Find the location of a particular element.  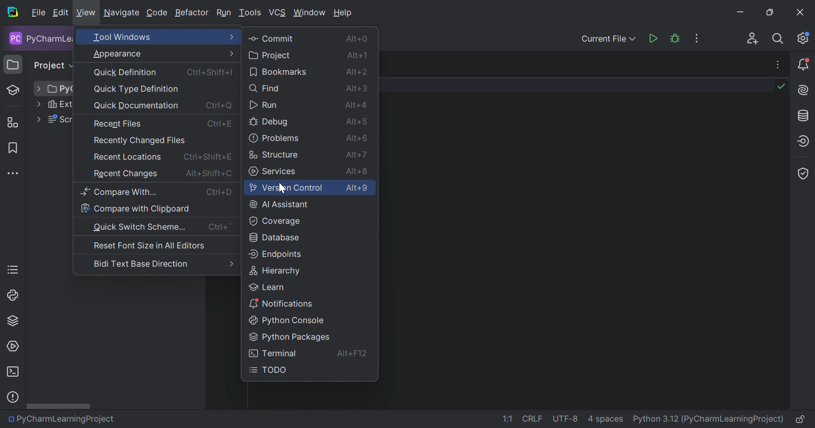

Bidi Text Base Direction is located at coordinates (141, 264).